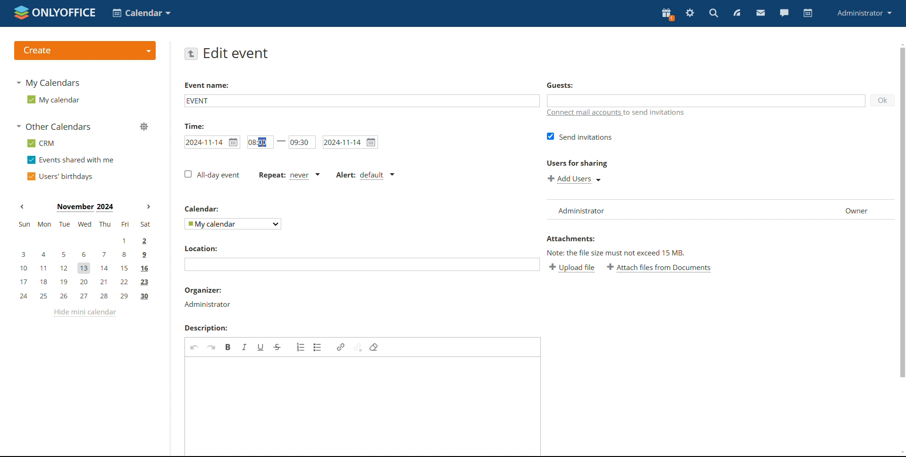  I want to click on underline, so click(261, 347).